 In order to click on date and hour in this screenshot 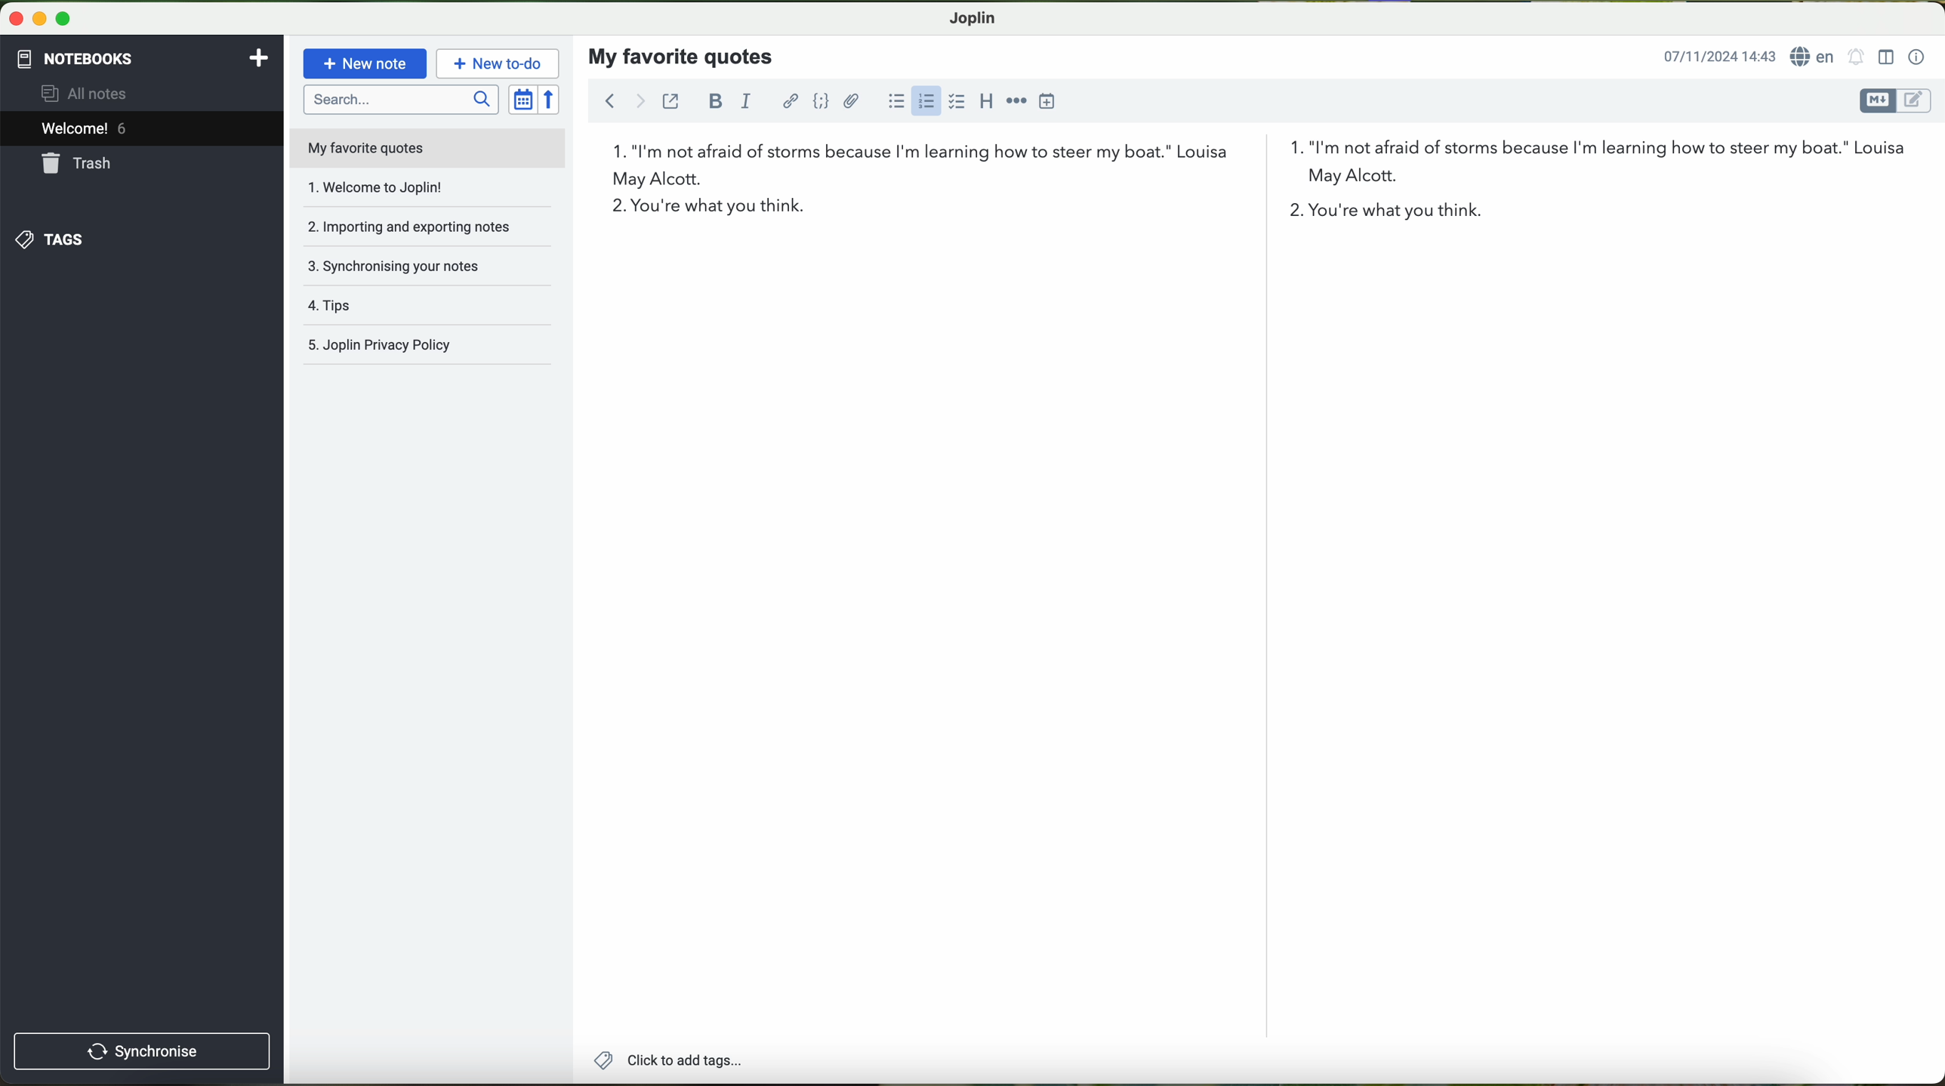, I will do `click(1718, 55)`.